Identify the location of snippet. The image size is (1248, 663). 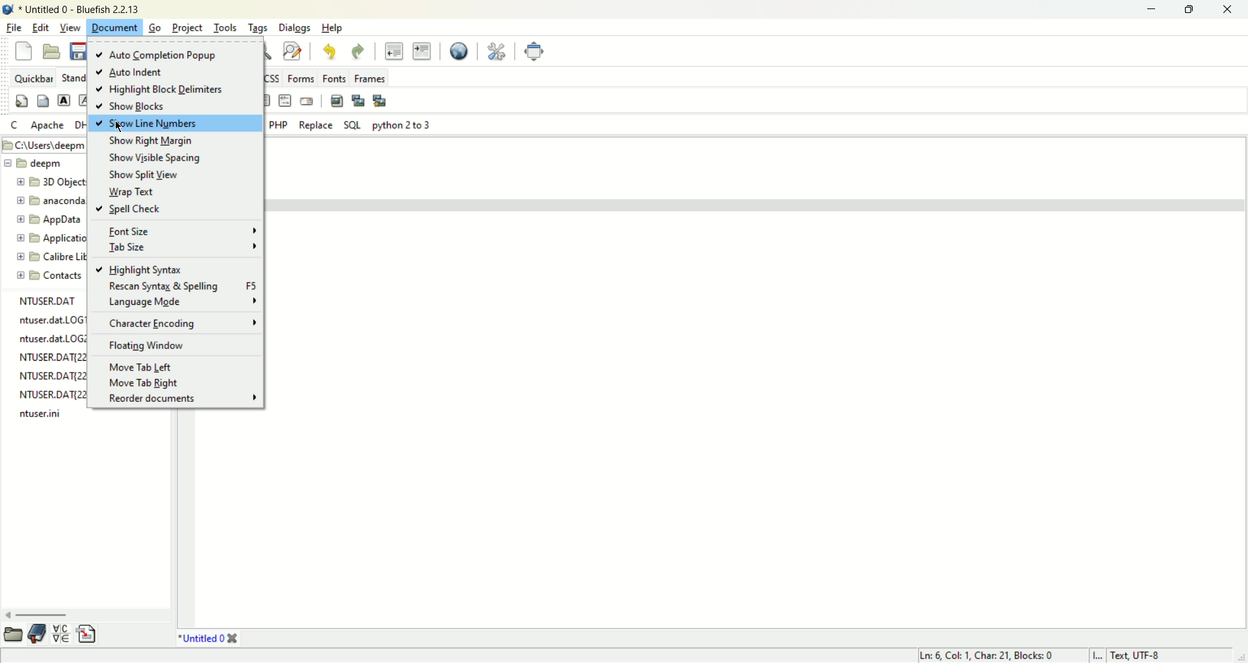
(89, 633).